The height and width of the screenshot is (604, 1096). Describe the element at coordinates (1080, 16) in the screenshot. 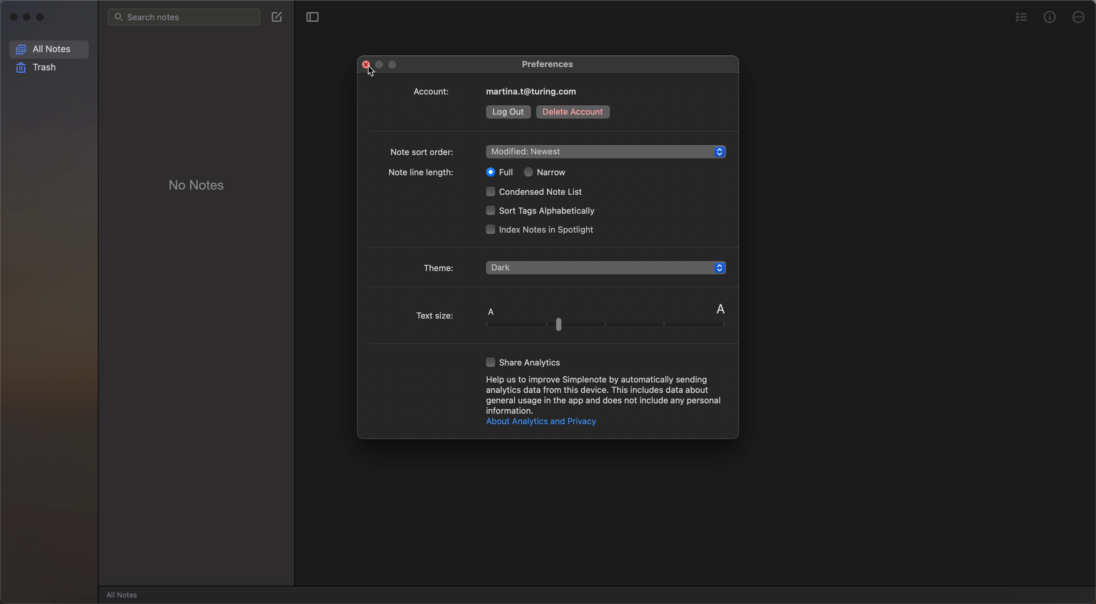

I see `more options` at that location.